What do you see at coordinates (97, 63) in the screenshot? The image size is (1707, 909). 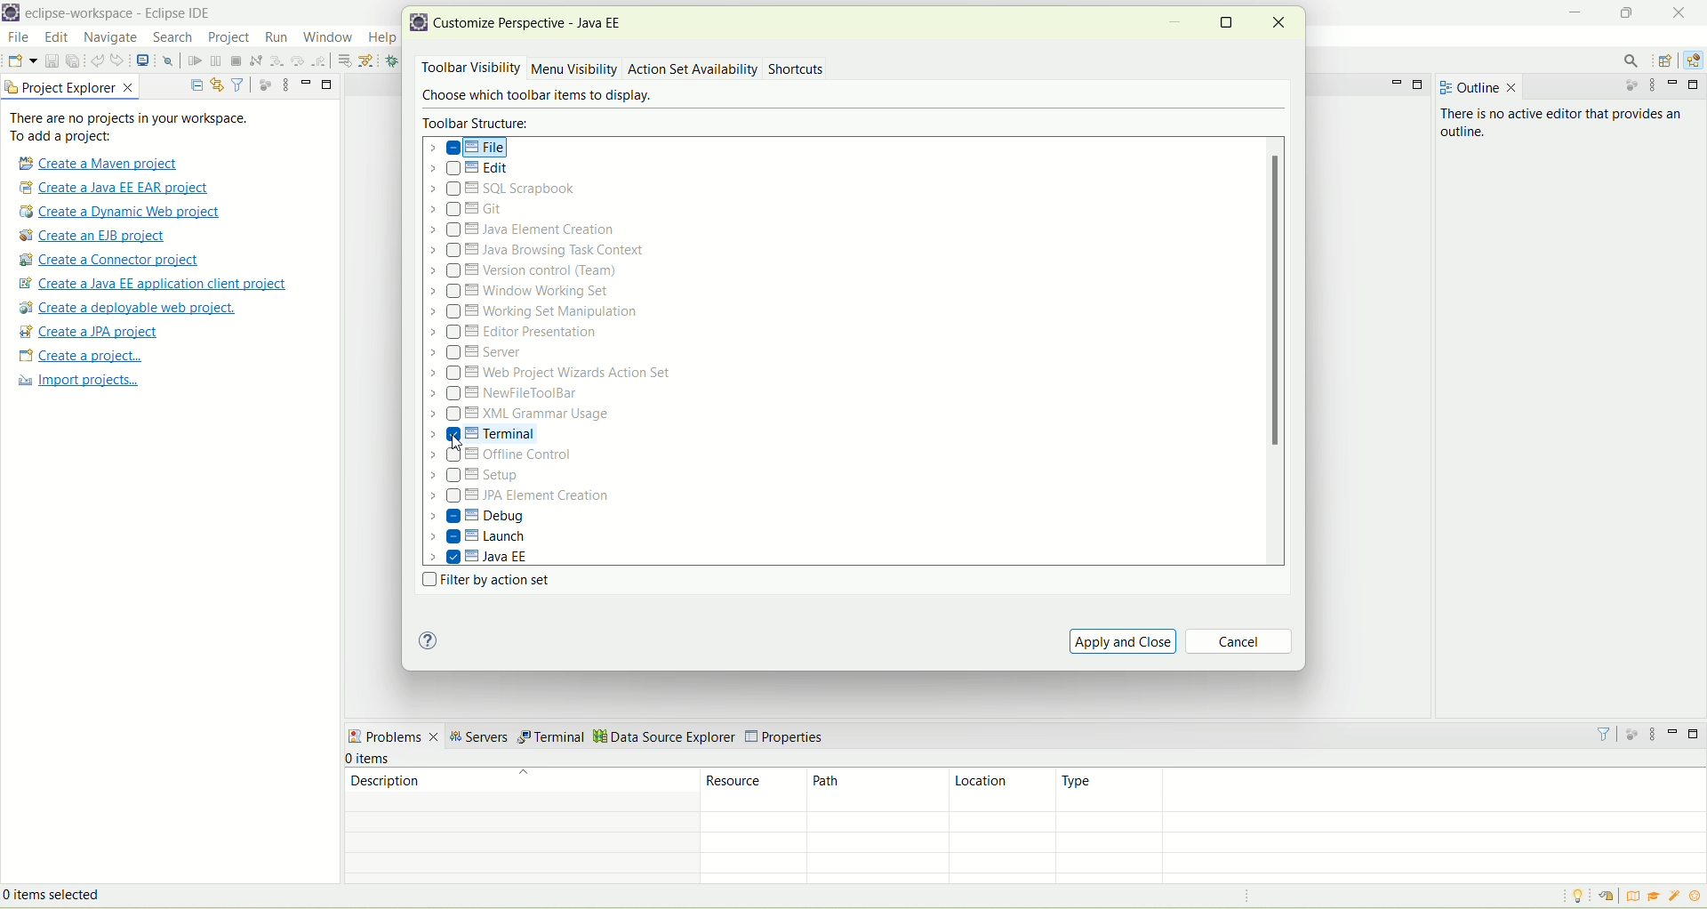 I see `undo` at bounding box center [97, 63].